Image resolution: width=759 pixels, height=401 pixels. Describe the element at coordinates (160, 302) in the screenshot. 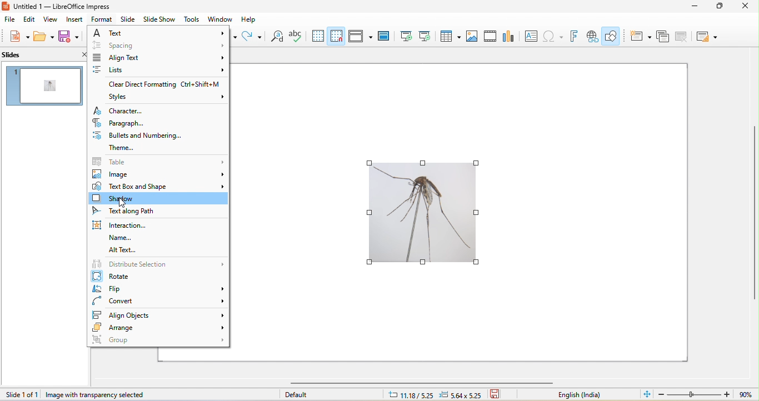

I see `convert` at that location.